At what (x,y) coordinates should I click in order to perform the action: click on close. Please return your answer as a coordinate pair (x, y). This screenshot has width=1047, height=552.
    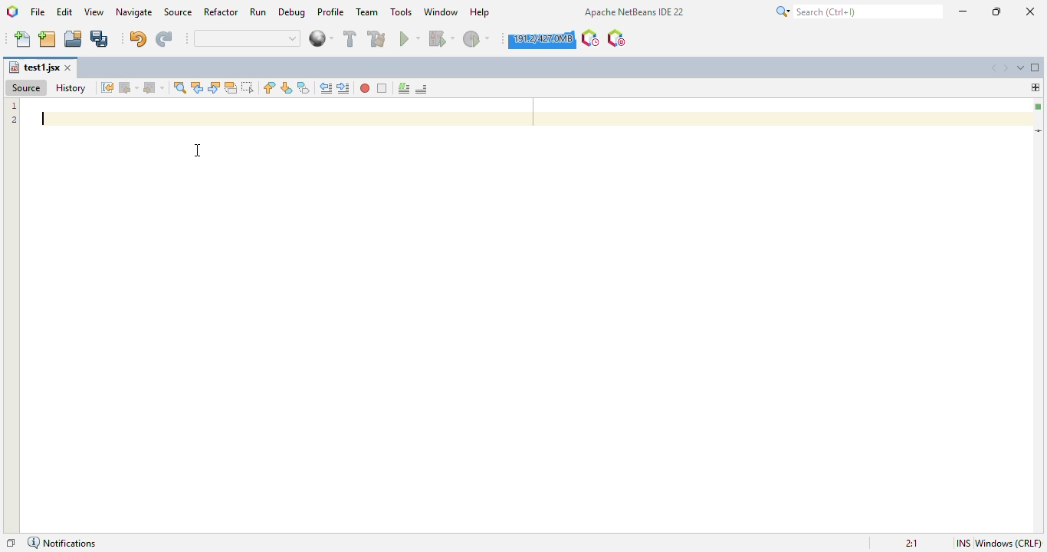
    Looking at the image, I should click on (68, 67).